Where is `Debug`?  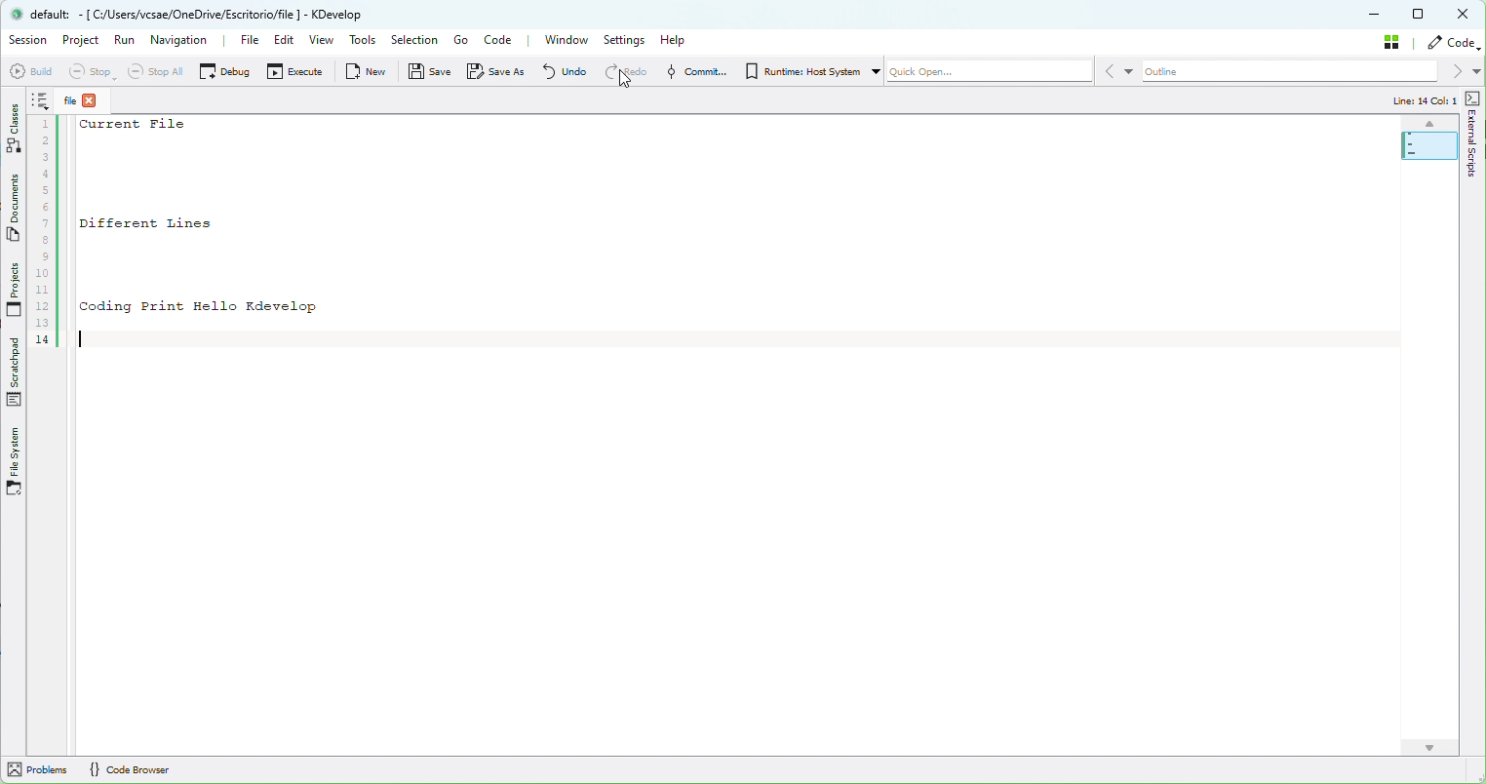 Debug is located at coordinates (228, 69).